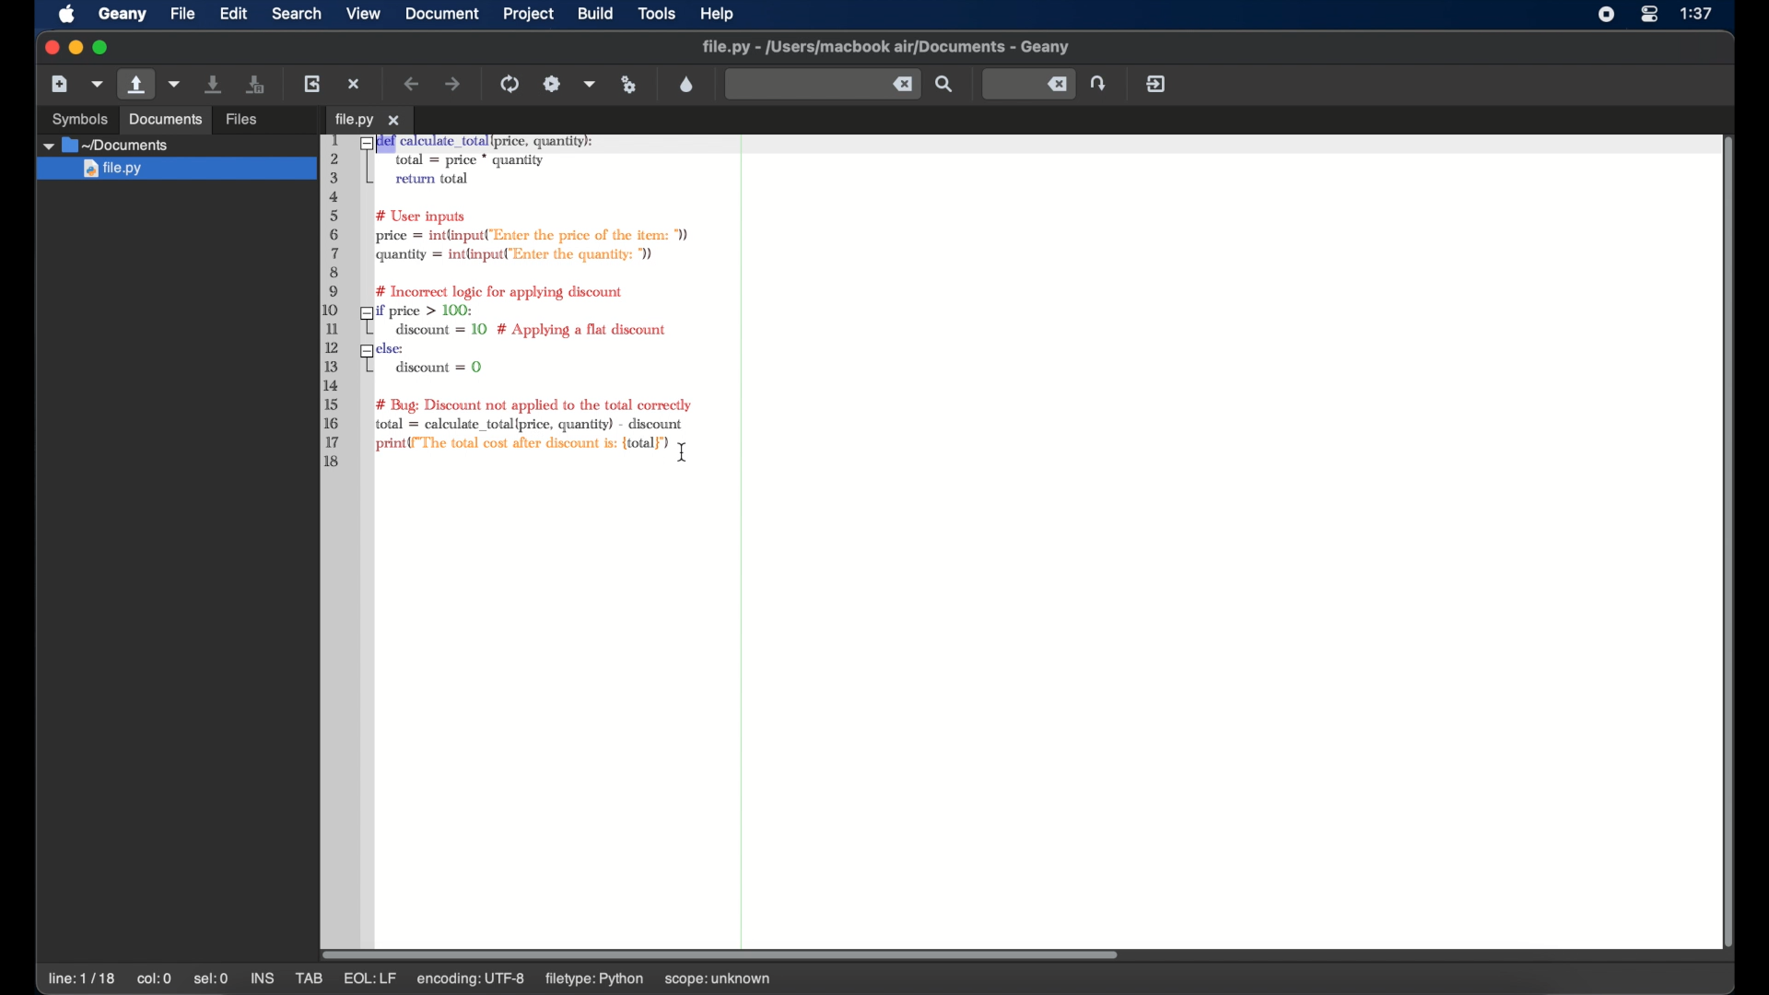 The image size is (1769, 995). I want to click on screen recorder icons, so click(1605, 15).